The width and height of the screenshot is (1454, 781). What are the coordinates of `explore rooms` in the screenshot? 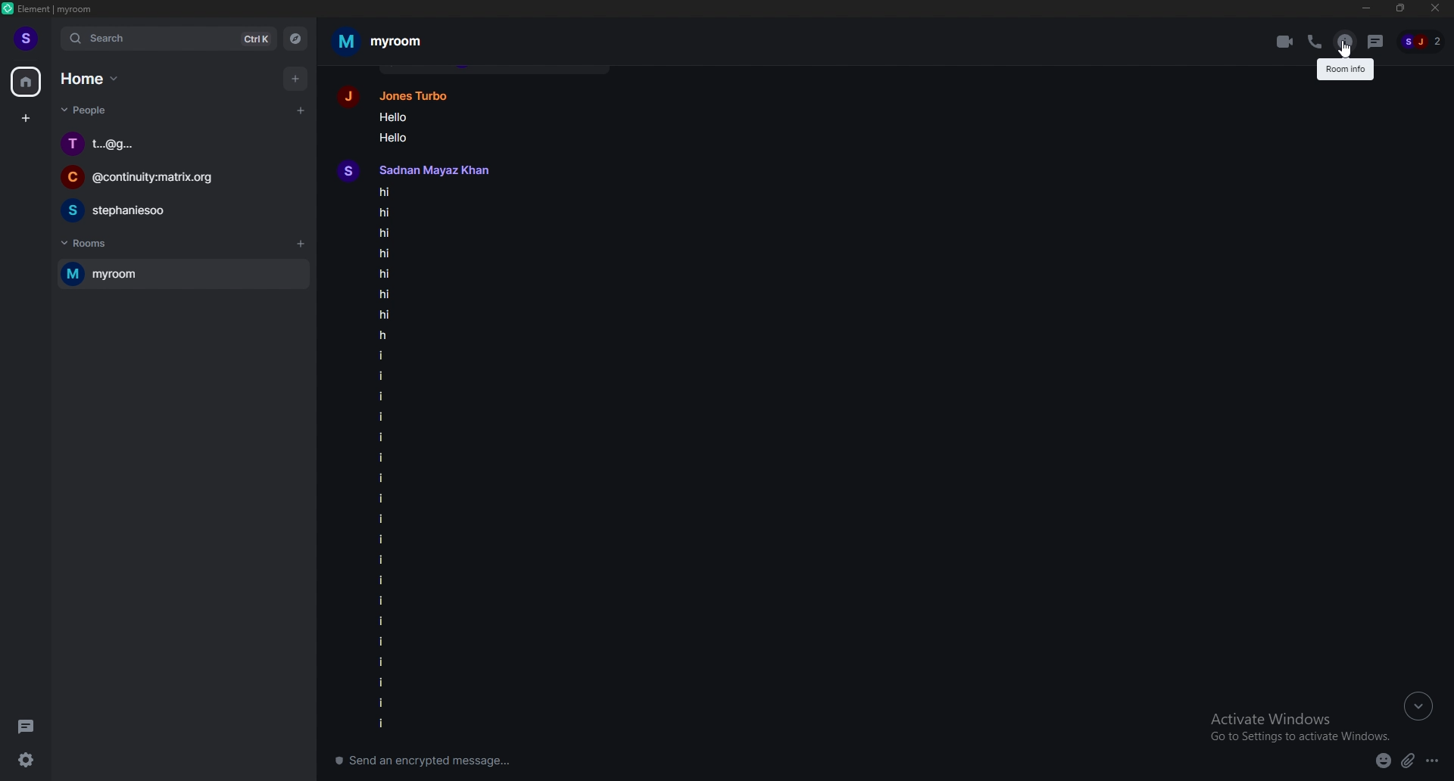 It's located at (296, 39).